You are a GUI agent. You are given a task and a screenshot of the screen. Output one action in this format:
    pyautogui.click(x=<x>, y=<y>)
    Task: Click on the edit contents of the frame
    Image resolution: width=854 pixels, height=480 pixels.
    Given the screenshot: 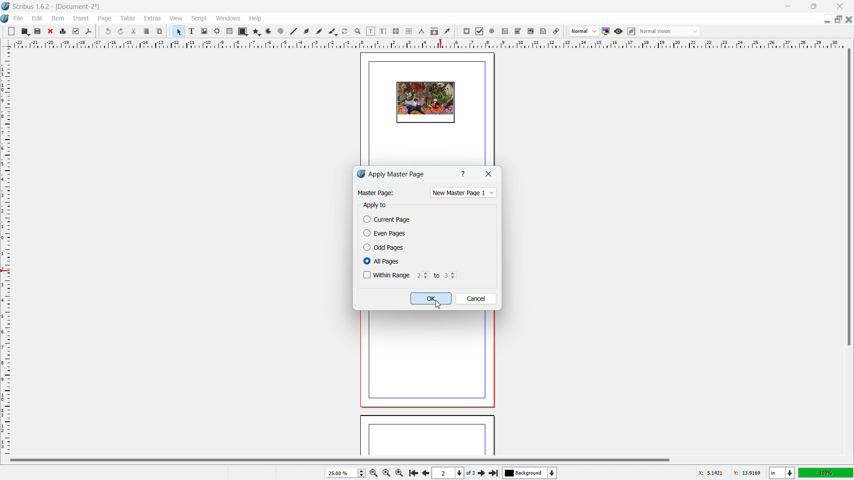 What is the action you would take?
    pyautogui.click(x=371, y=32)
    